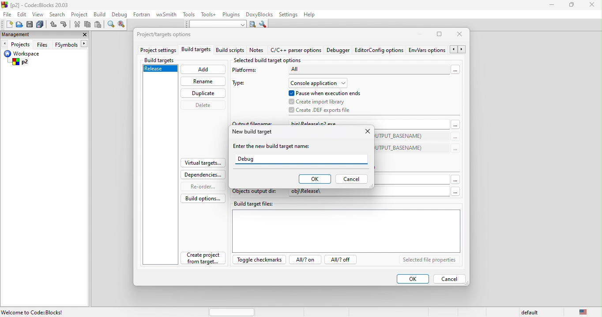  Describe the element at coordinates (552, 6) in the screenshot. I see `minimize` at that location.